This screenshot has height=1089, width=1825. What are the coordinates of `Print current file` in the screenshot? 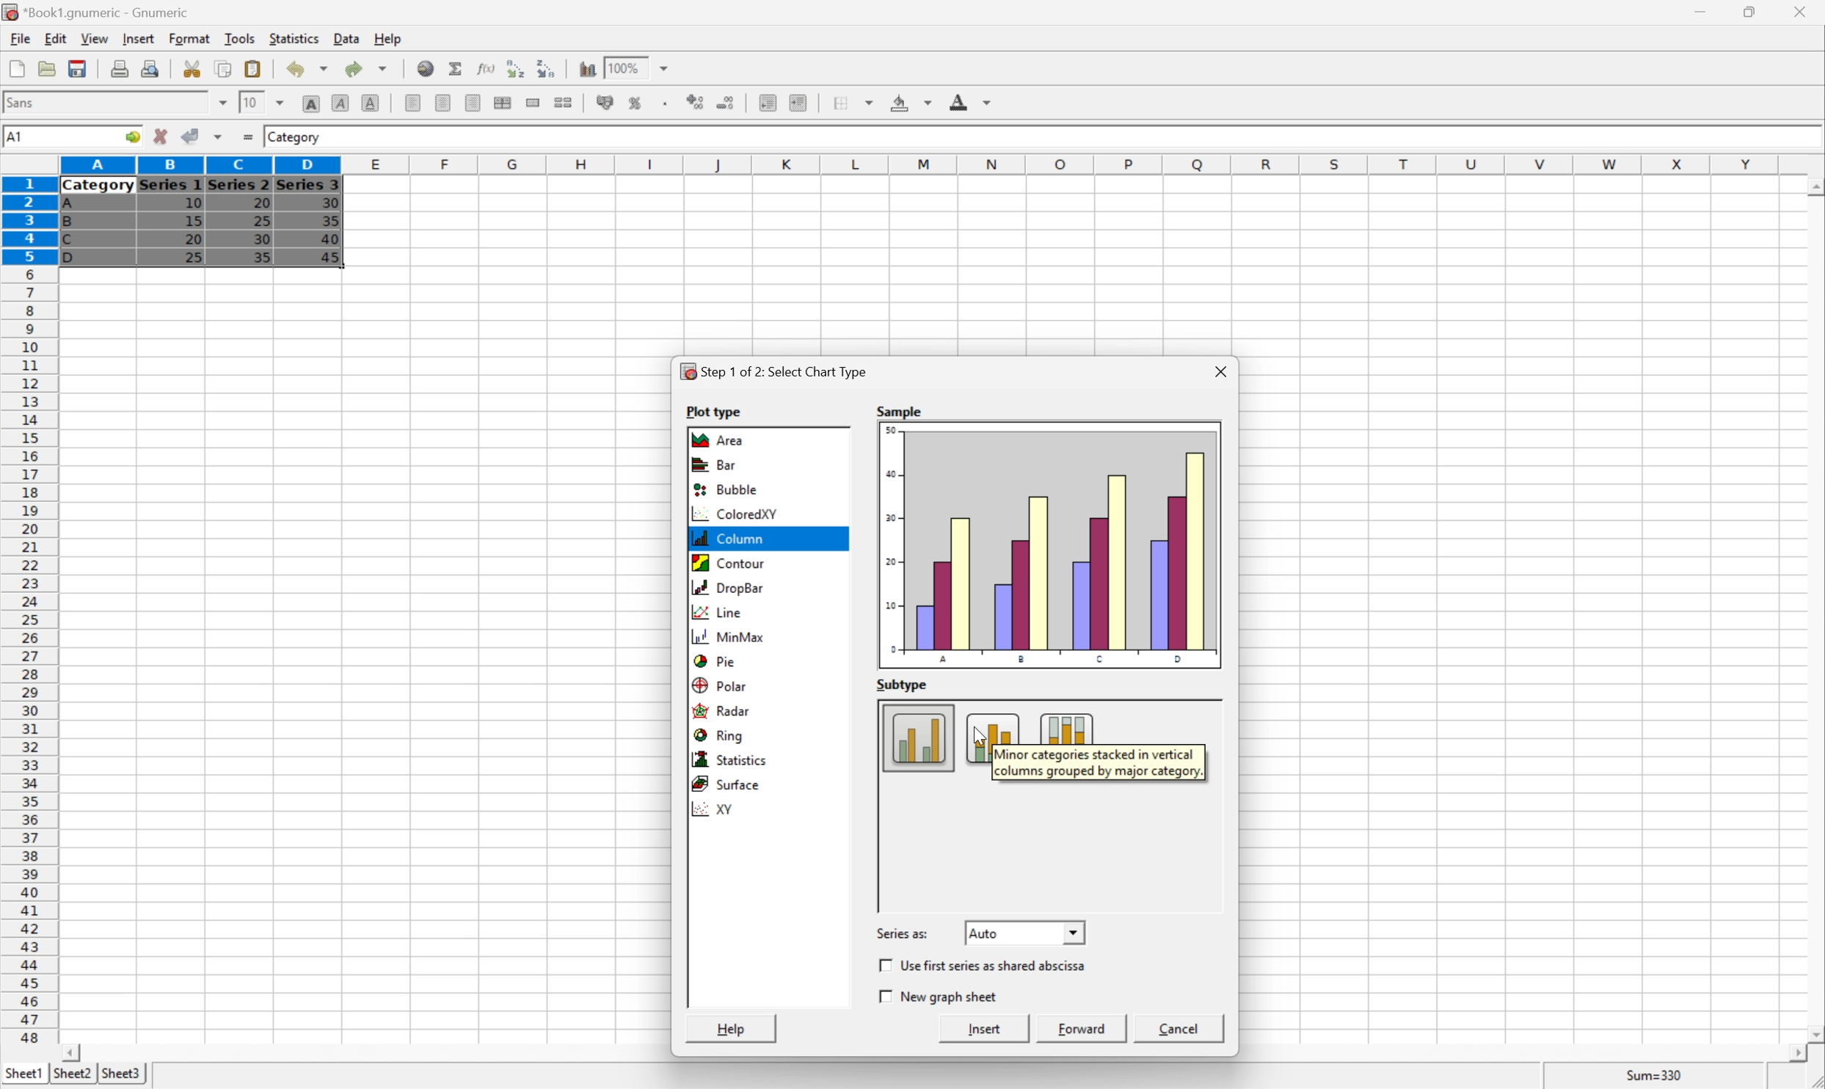 It's located at (120, 70).